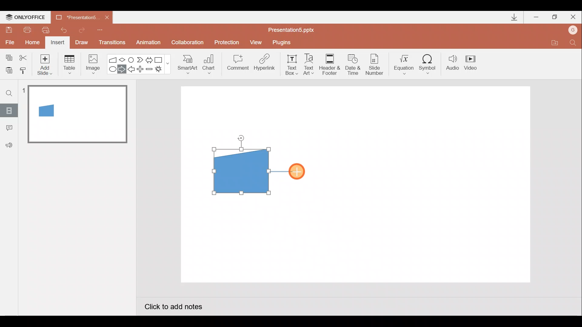 The width and height of the screenshot is (582, 327). I want to click on Open file location, so click(554, 44).